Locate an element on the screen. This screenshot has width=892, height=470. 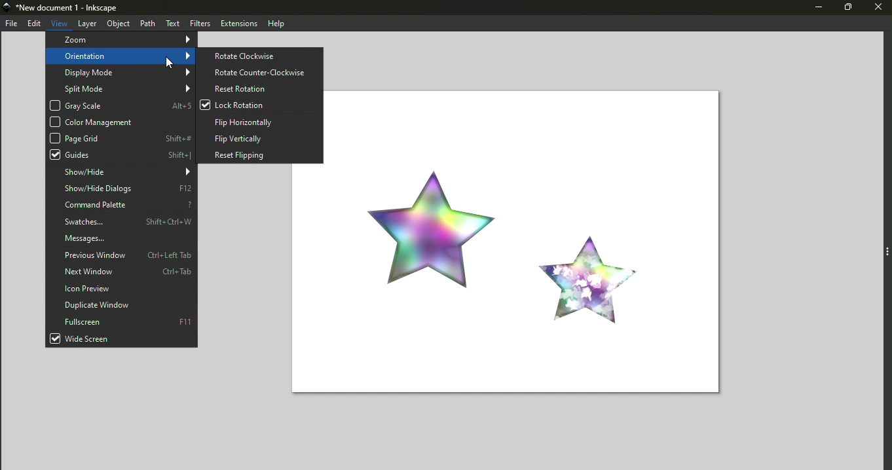
Object is located at coordinates (116, 23).